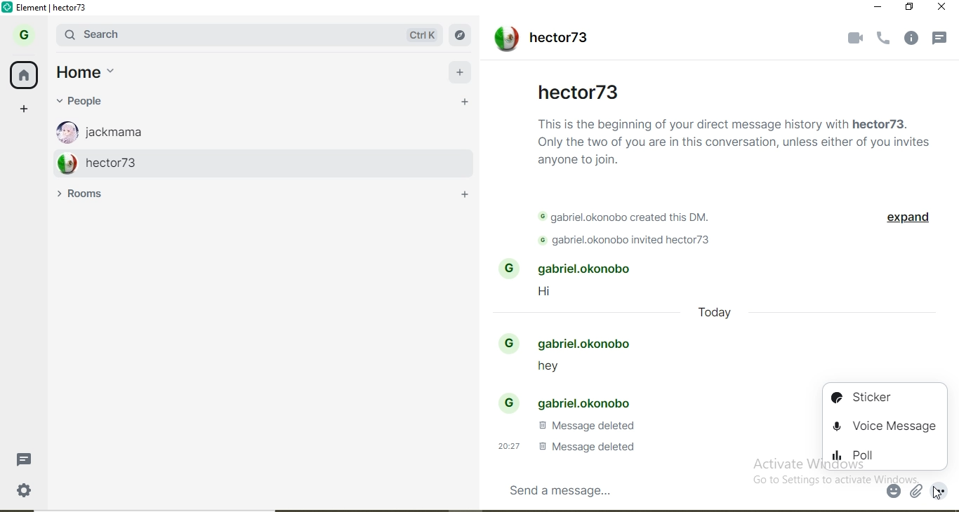  Describe the element at coordinates (25, 73) in the screenshot. I see `home` at that location.